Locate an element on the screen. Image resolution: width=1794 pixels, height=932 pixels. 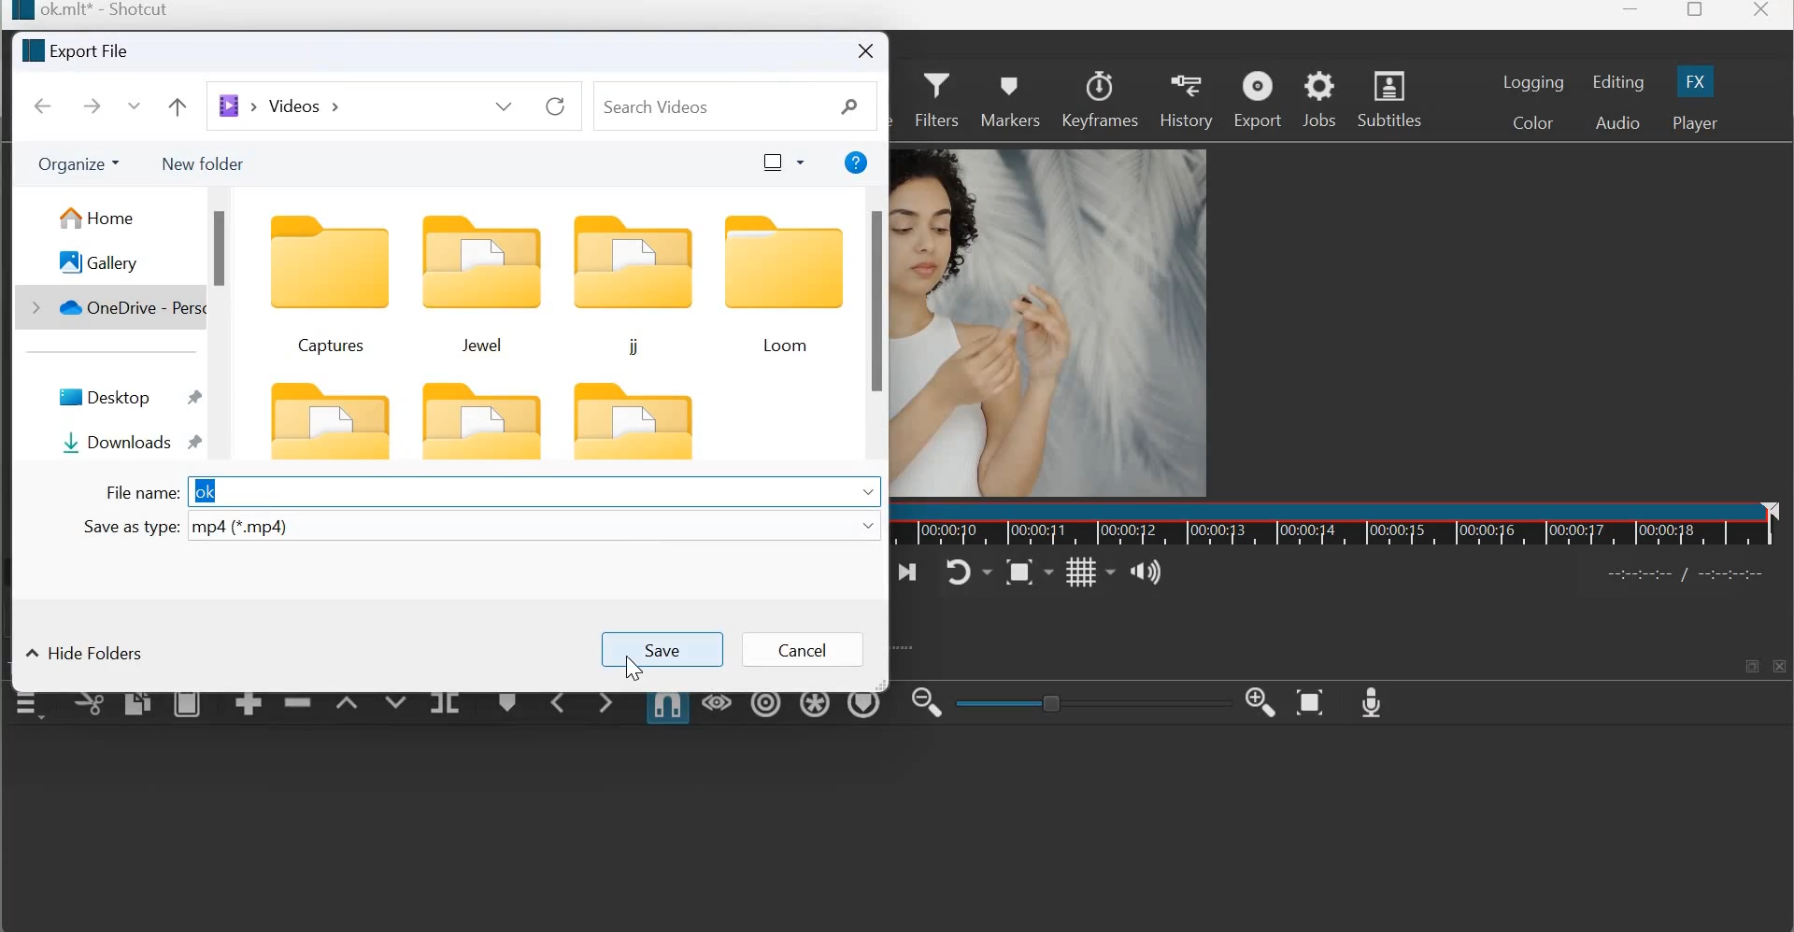
in point is located at coordinates (1690, 576).